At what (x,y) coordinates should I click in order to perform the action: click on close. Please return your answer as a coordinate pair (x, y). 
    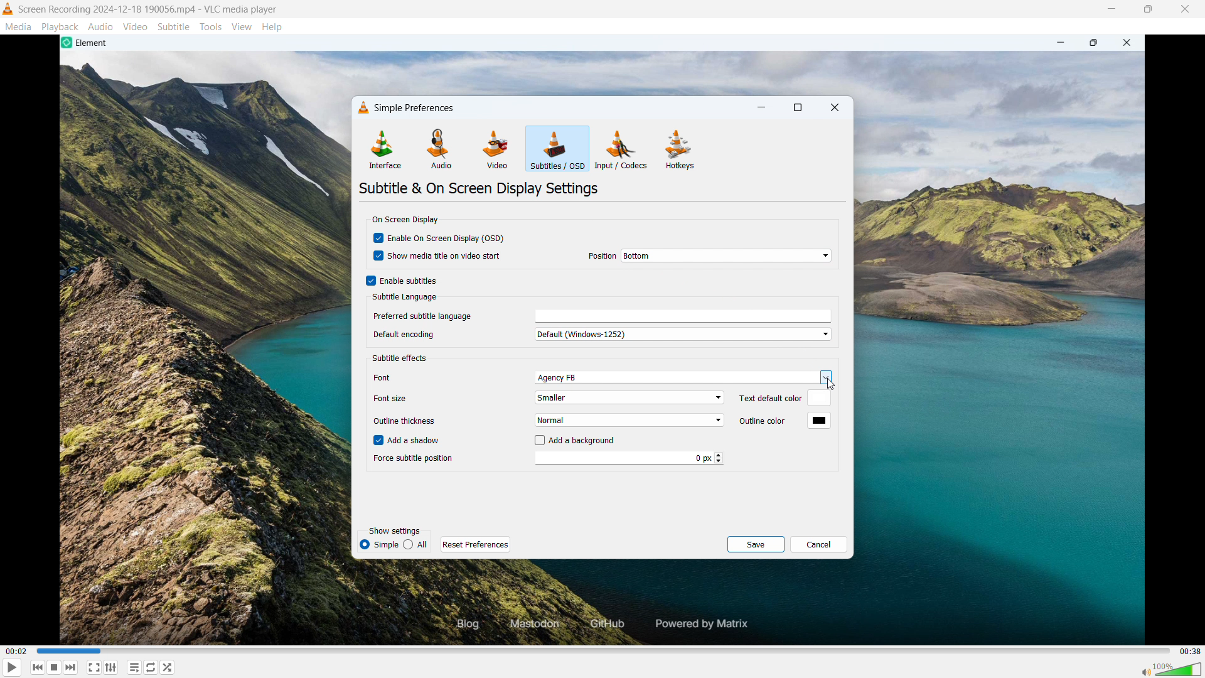
    Looking at the image, I should click on (1186, 9).